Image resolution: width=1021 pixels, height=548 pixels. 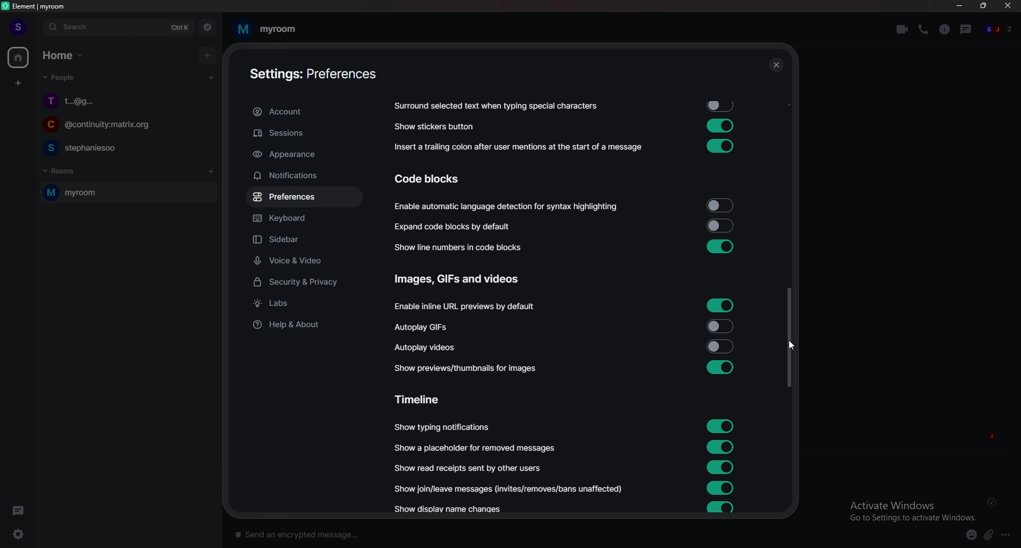 I want to click on Rooms, so click(x=62, y=170).